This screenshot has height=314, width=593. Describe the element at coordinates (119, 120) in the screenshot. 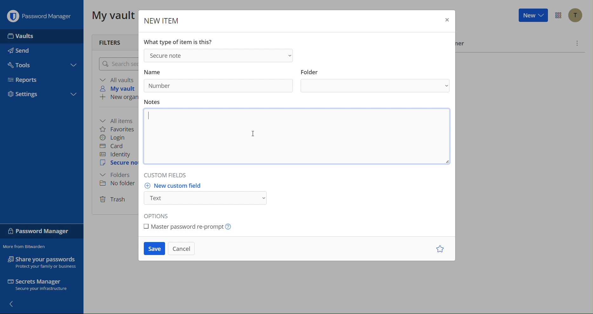

I see `All items` at that location.